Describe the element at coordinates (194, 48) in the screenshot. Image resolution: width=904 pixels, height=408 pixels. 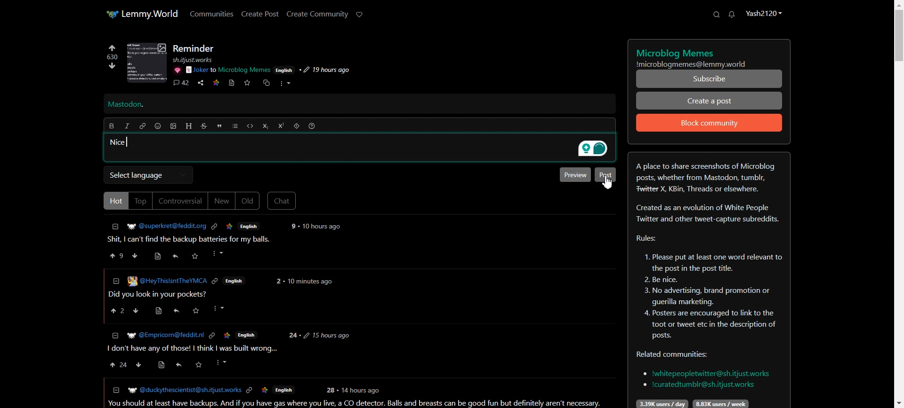
I see `Text` at that location.